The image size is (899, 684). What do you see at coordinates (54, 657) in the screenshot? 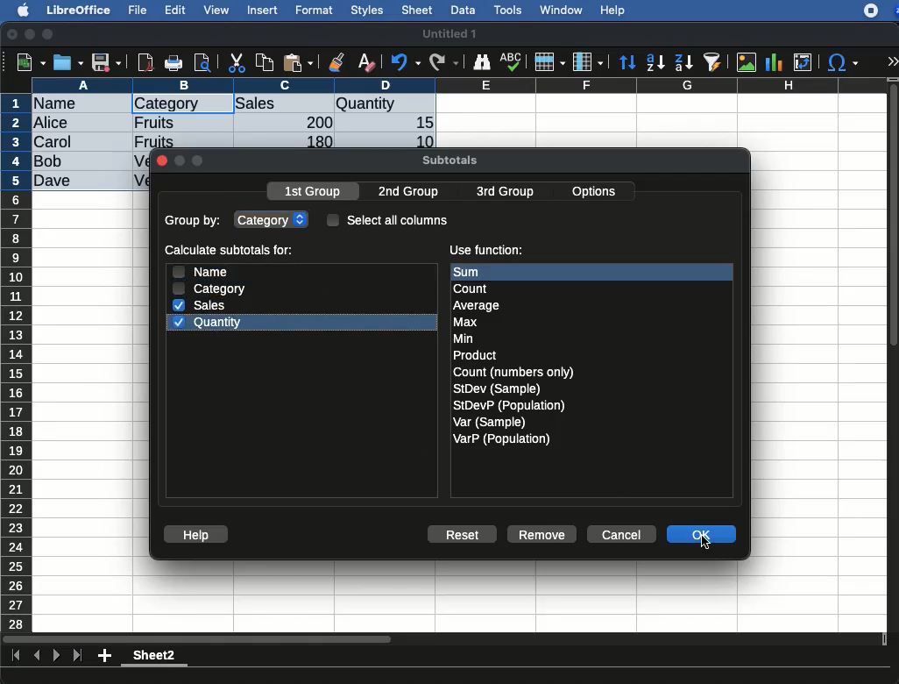
I see `next sheet` at bounding box center [54, 657].